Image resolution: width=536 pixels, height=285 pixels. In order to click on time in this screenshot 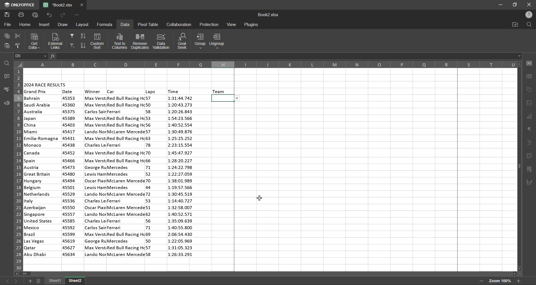, I will do `click(182, 177)`.